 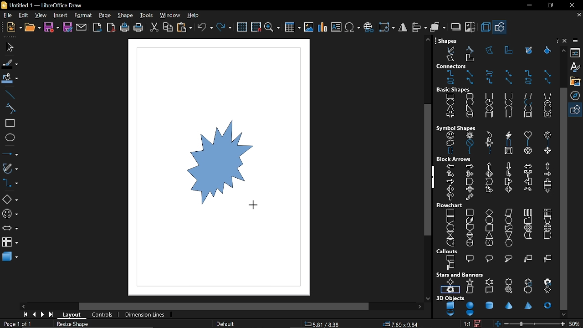 I want to click on change zoom, so click(x=531, y=324).